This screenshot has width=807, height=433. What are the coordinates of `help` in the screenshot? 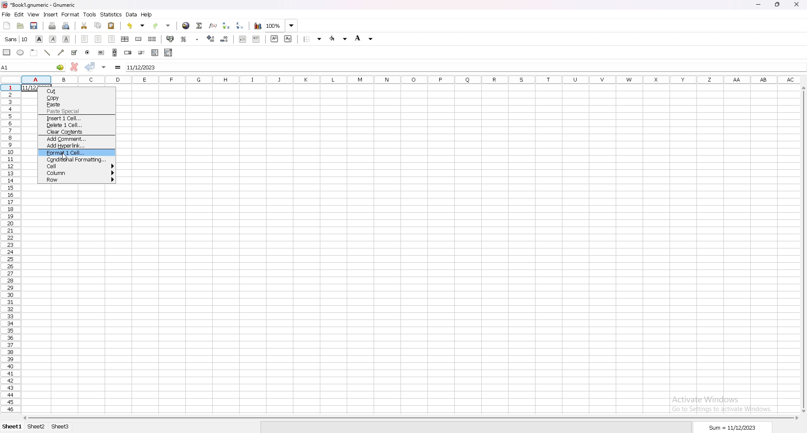 It's located at (148, 15).